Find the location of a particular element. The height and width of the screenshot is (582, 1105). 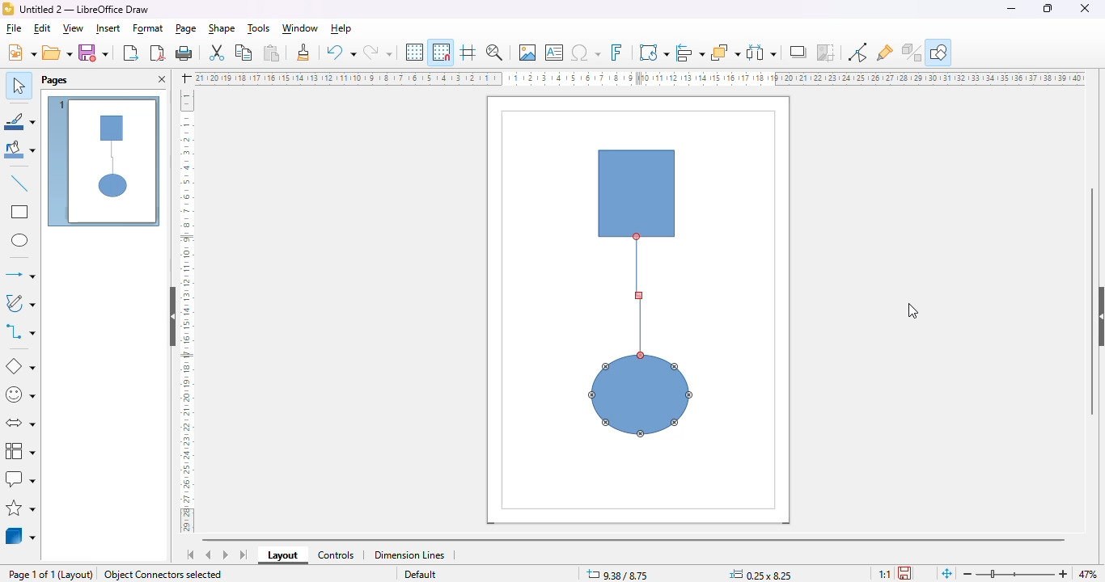

arrange is located at coordinates (726, 53).